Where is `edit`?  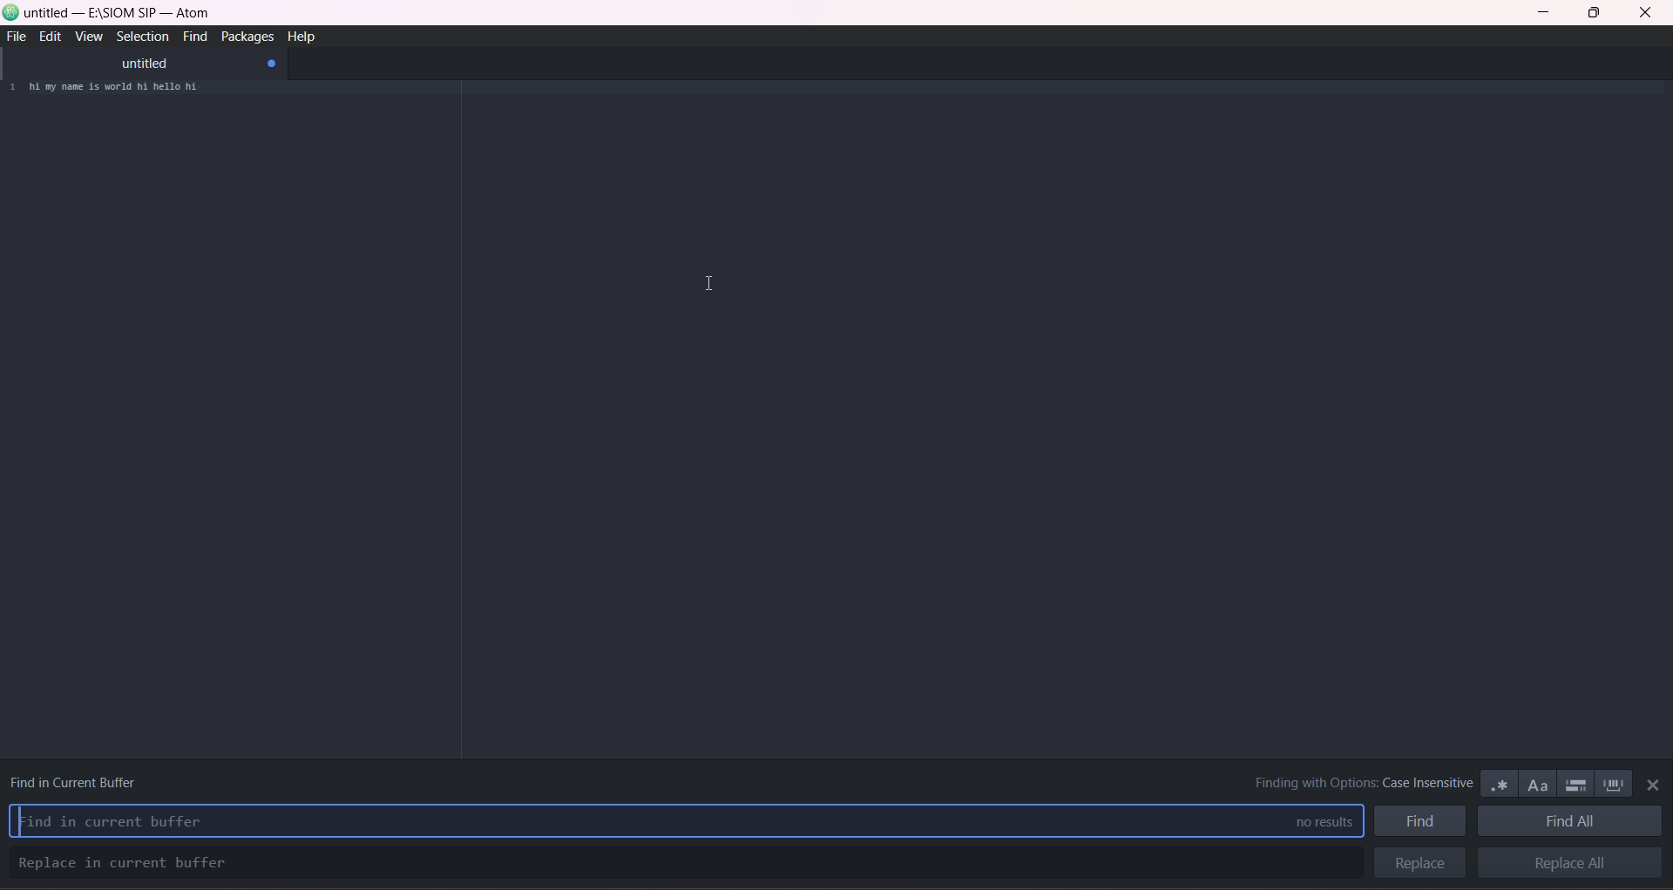
edit is located at coordinates (49, 37).